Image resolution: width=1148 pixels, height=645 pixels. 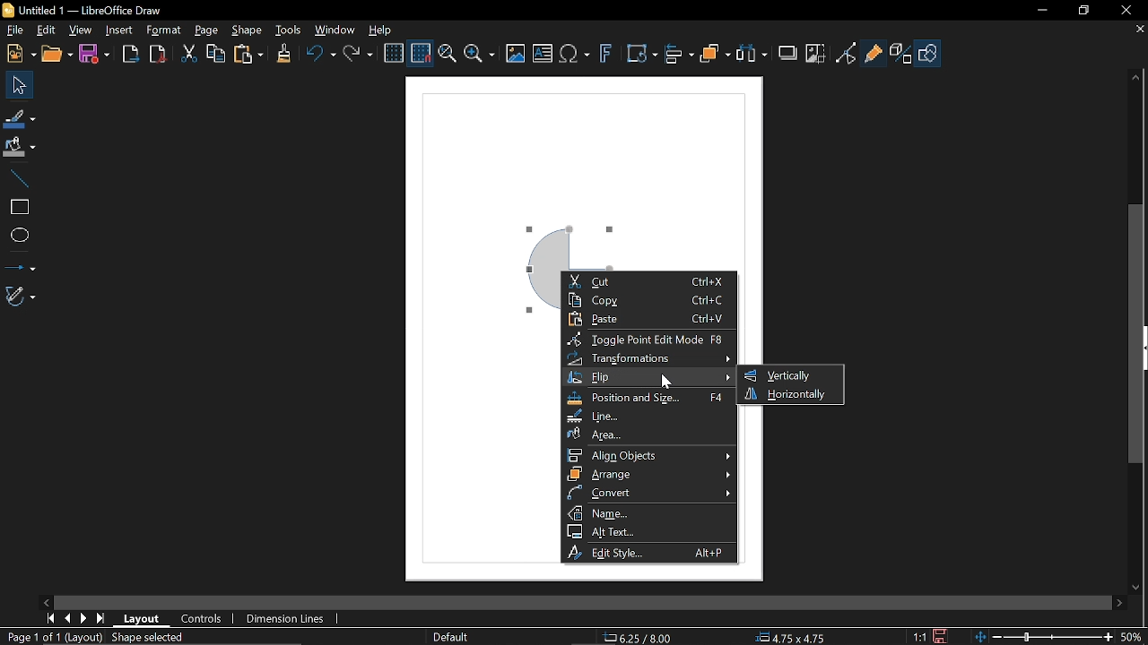 I want to click on Move left, so click(x=46, y=603).